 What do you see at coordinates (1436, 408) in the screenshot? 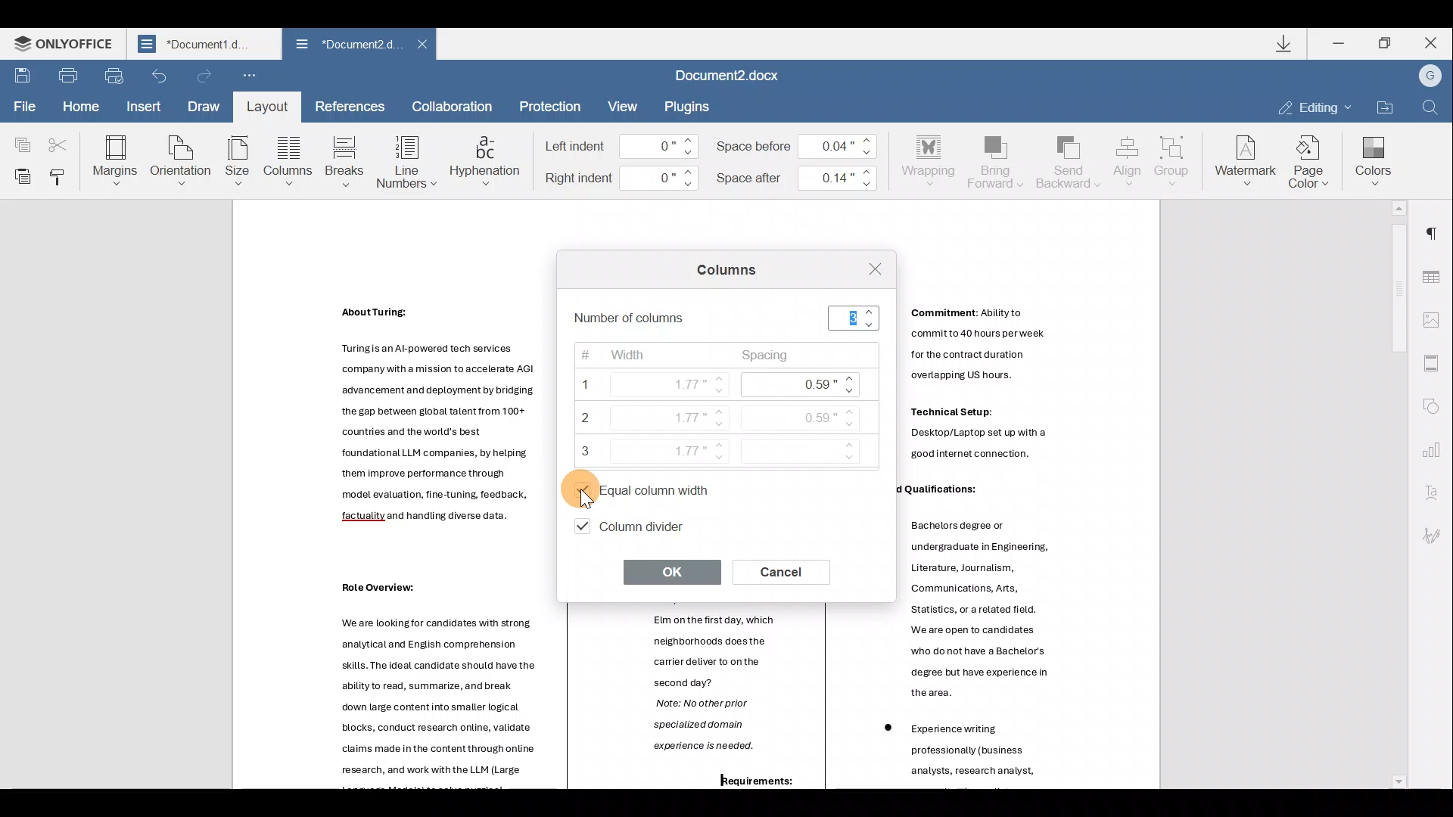
I see `Shape settings` at bounding box center [1436, 408].